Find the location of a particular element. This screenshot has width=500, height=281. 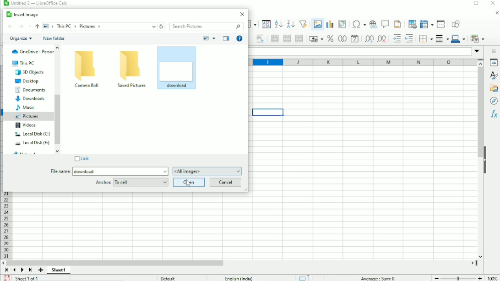

Merge and center is located at coordinates (275, 38).